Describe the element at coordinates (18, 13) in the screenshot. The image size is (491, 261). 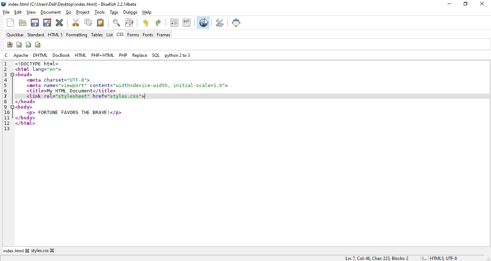
I see `edit` at that location.